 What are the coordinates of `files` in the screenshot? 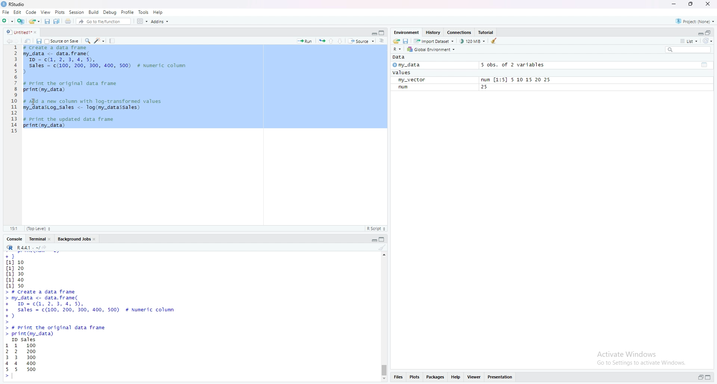 It's located at (400, 378).